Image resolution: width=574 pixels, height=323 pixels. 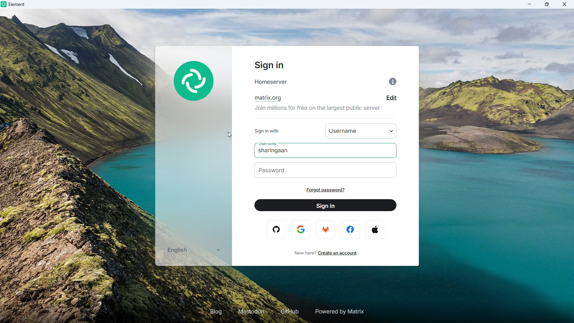 I want to click on Sign in with , so click(x=361, y=131).